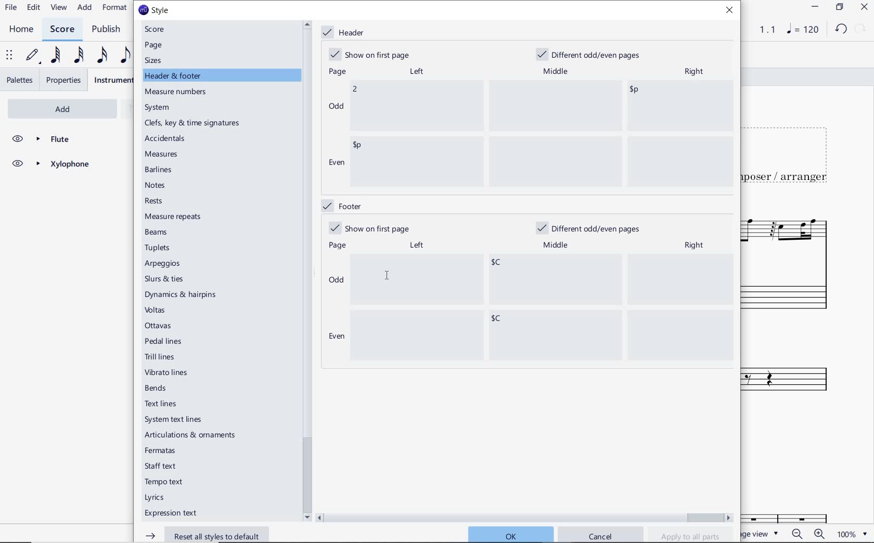  What do you see at coordinates (384, 275) in the screenshot?
I see `cursor` at bounding box center [384, 275].